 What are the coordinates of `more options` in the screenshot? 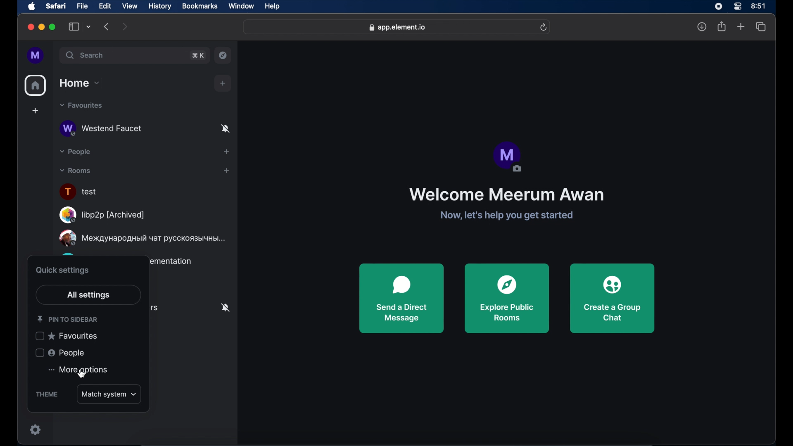 It's located at (77, 370).